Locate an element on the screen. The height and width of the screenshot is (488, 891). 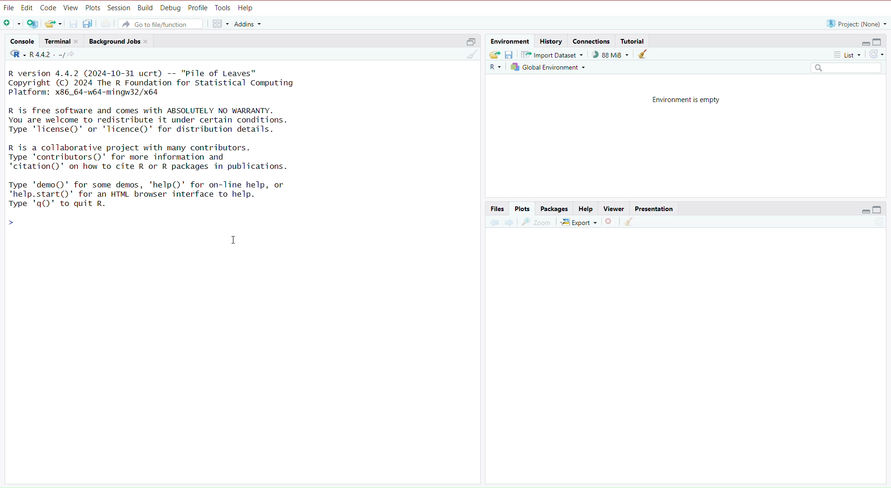
plots is located at coordinates (93, 7).